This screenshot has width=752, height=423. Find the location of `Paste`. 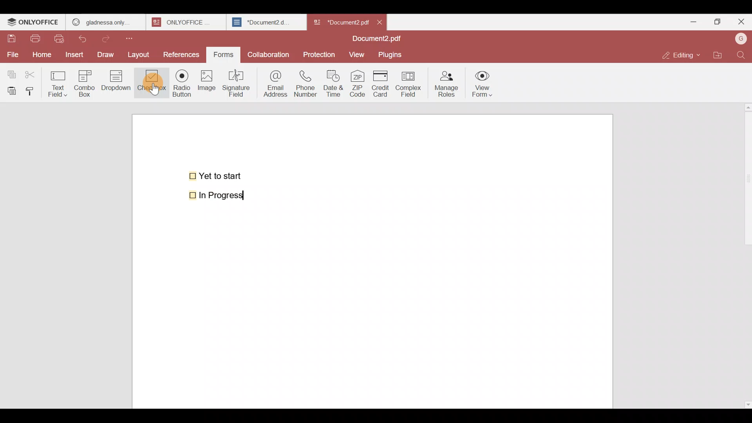

Paste is located at coordinates (10, 90).